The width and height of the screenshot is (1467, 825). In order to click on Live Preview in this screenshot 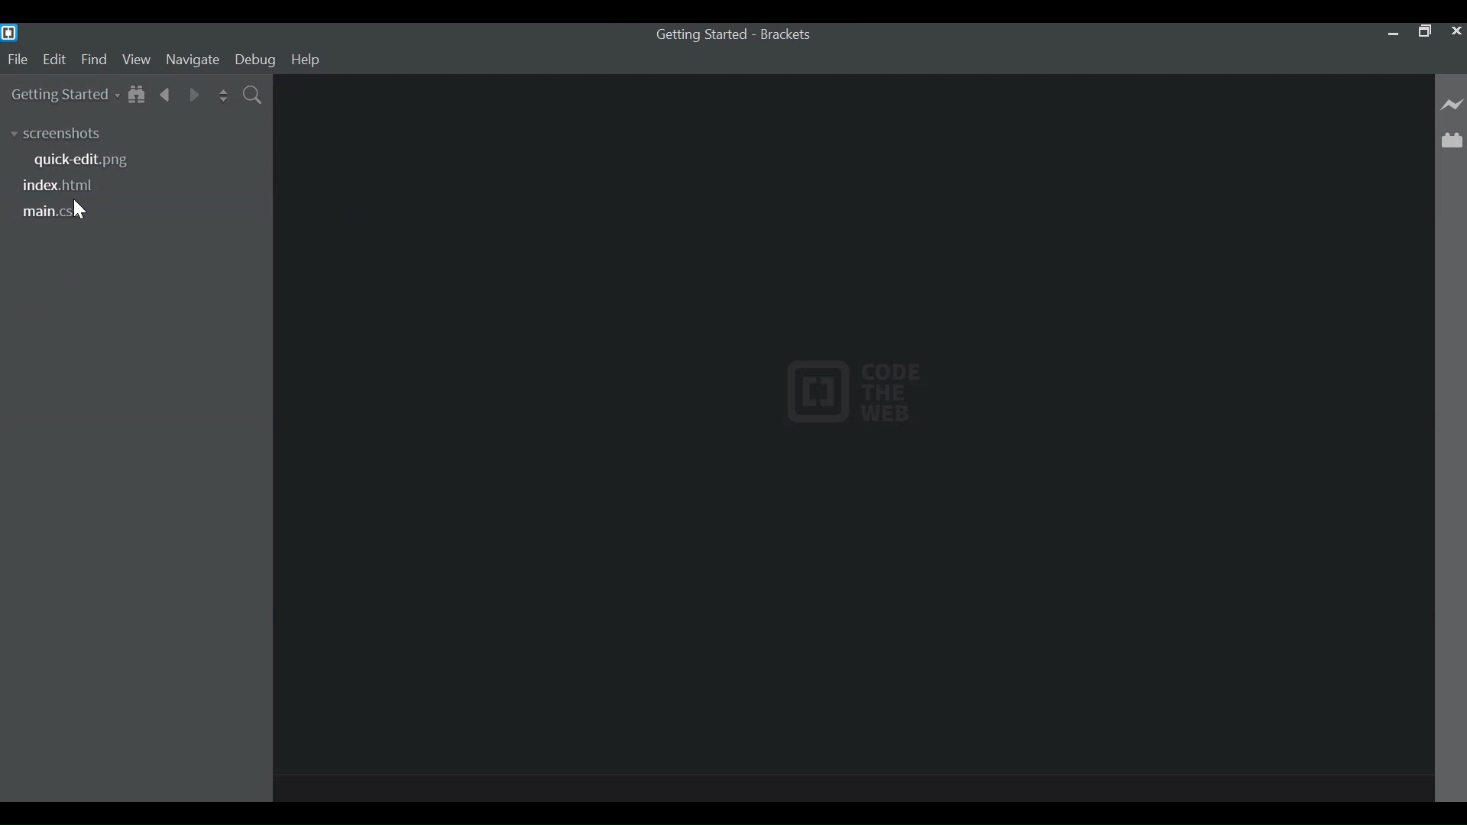, I will do `click(1452, 105)`.